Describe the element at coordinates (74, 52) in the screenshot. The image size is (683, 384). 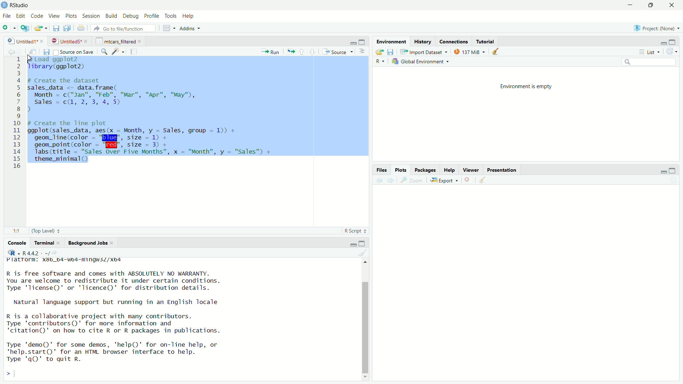
I see `source on save` at that location.